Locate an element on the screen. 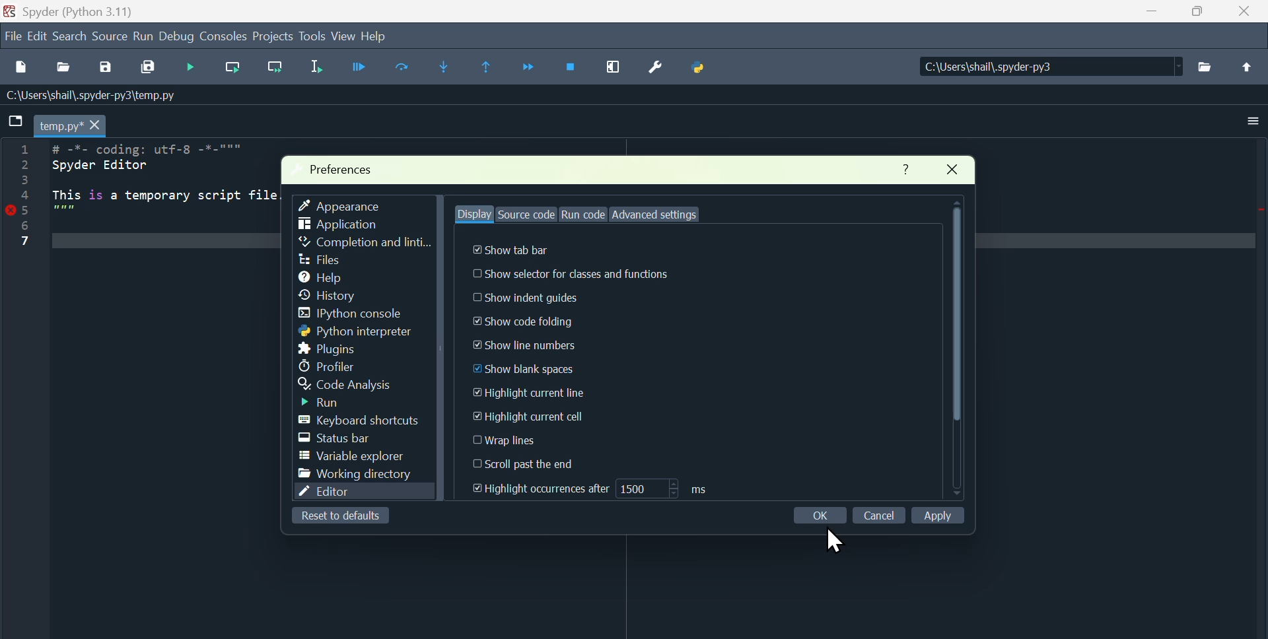  Python path manager is located at coordinates (699, 68).